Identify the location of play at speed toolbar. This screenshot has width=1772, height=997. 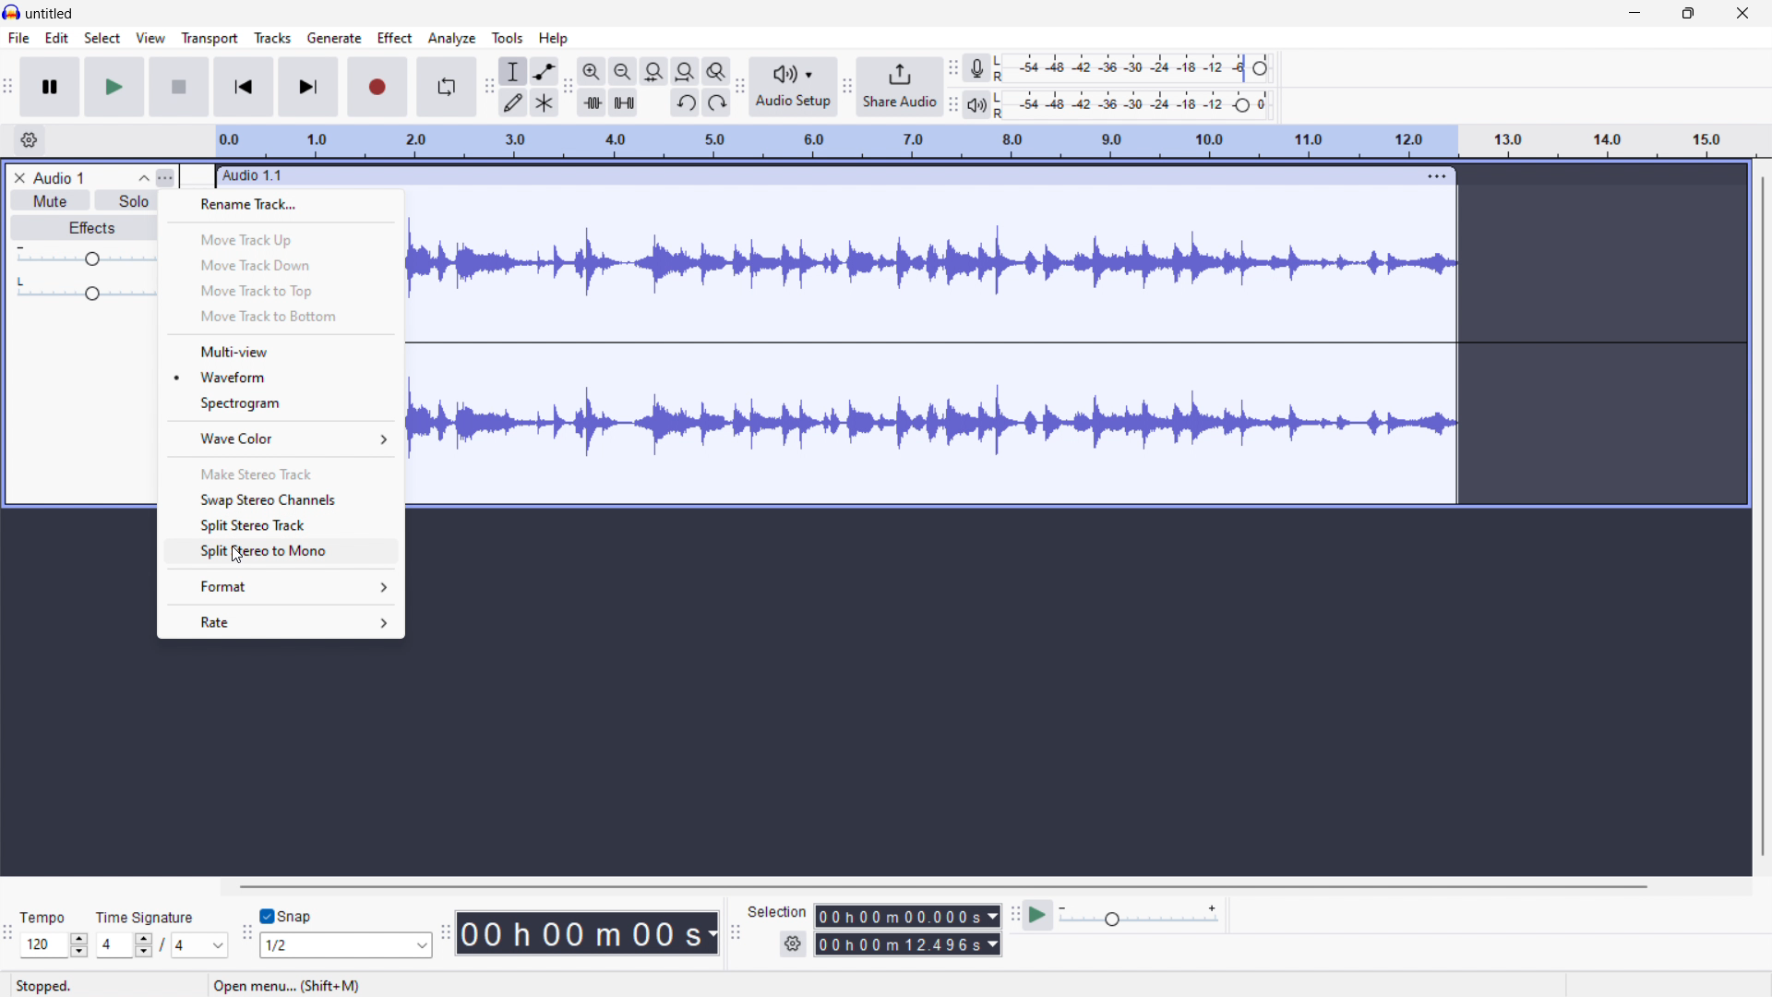
(1014, 916).